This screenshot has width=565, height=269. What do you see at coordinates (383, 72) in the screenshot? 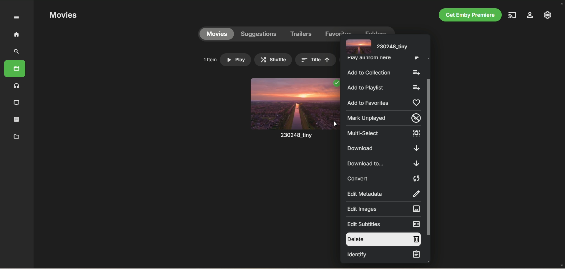
I see `add to collection` at bounding box center [383, 72].